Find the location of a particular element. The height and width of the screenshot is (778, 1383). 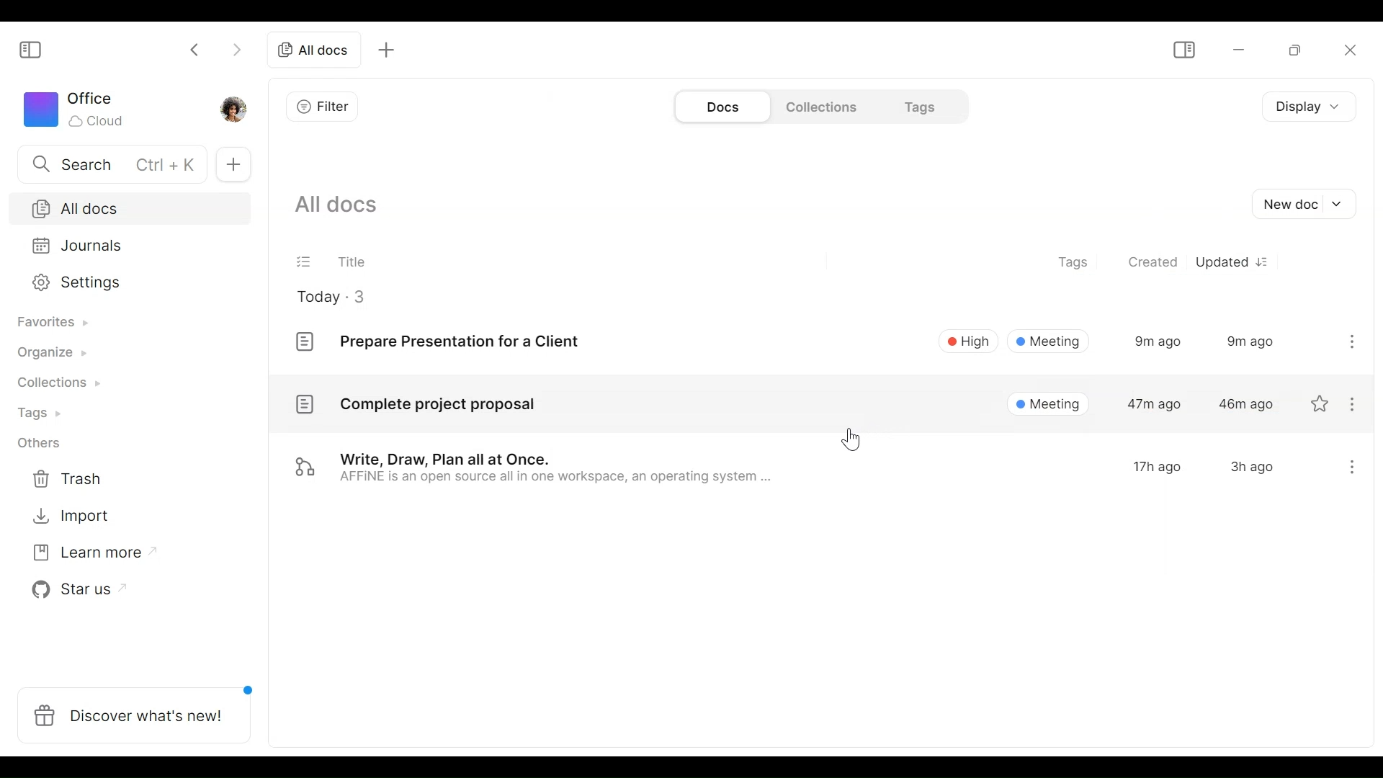

Tags is located at coordinates (45, 413).